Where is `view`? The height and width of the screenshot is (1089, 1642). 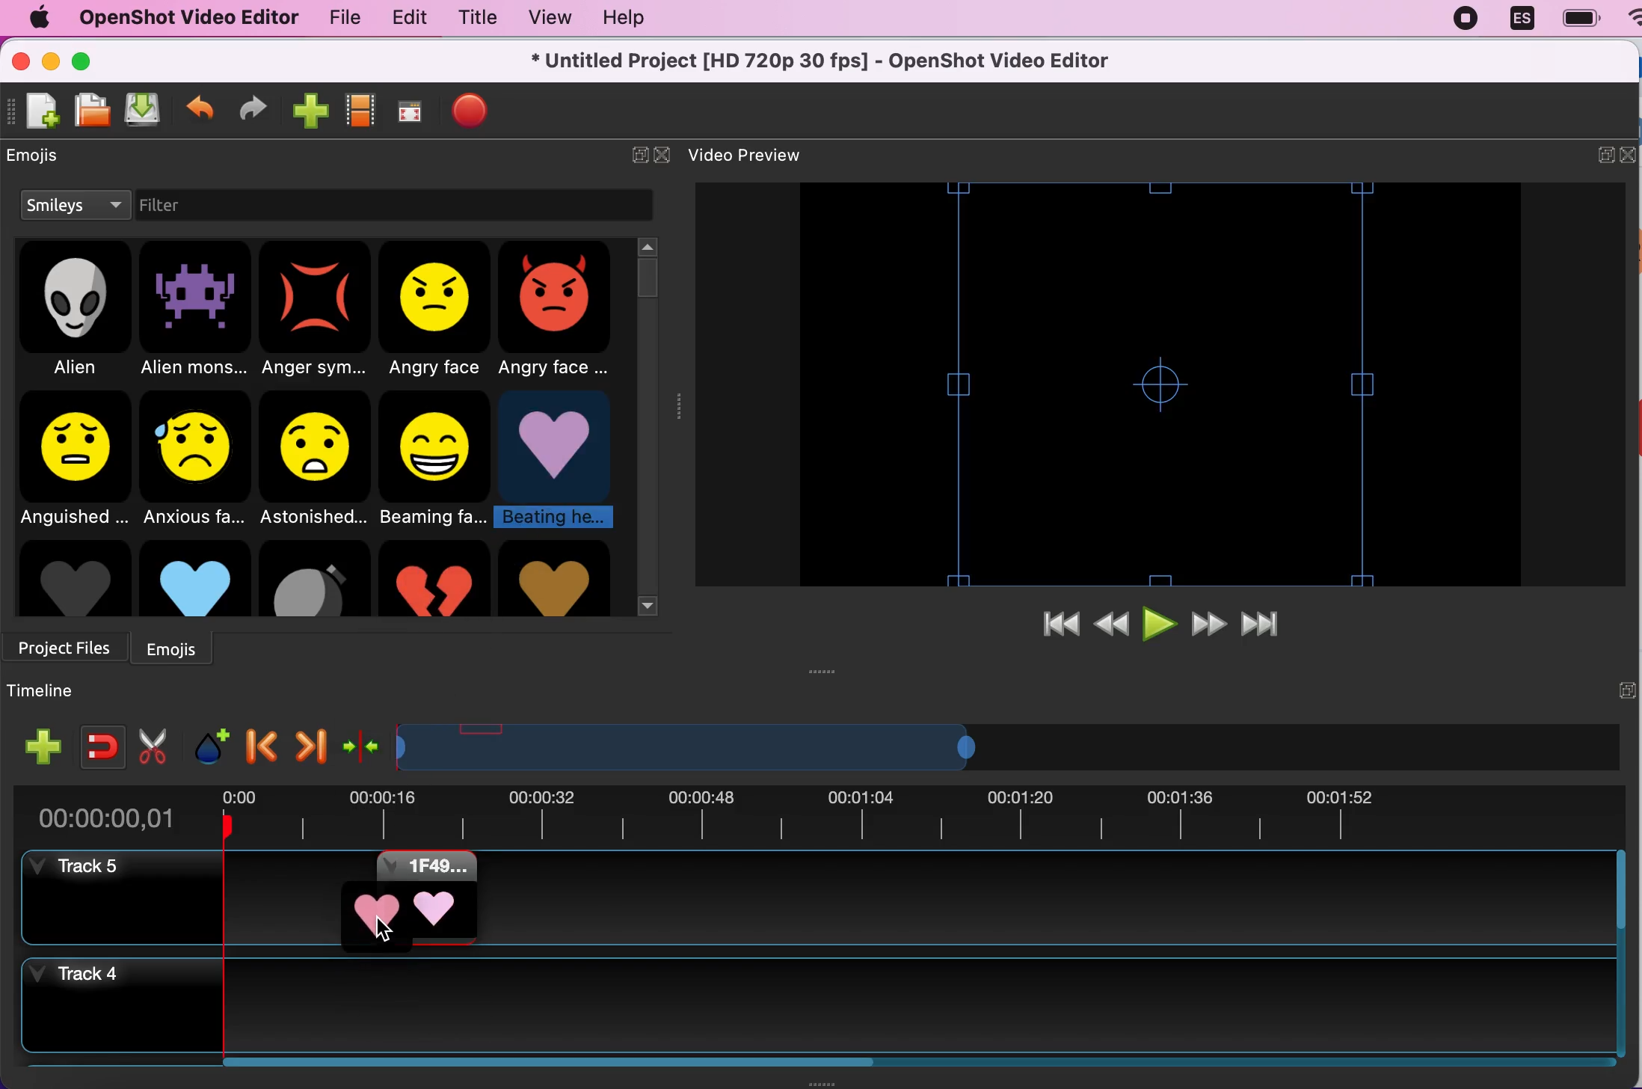 view is located at coordinates (542, 18).